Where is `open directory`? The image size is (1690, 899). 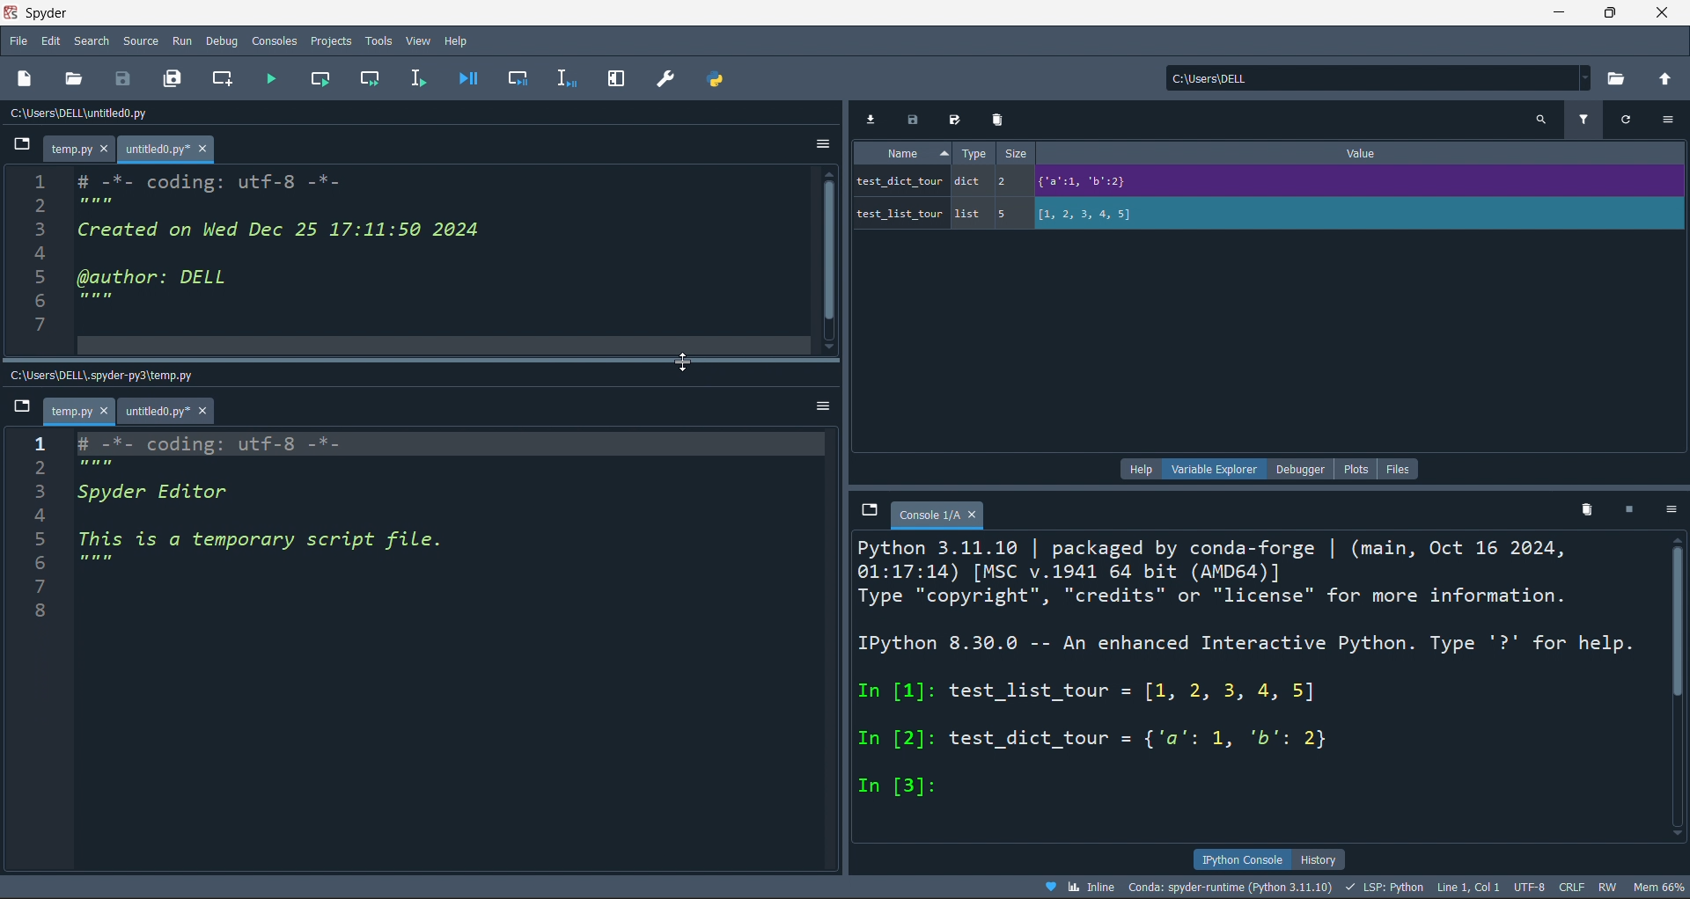 open directory is located at coordinates (1669, 79).